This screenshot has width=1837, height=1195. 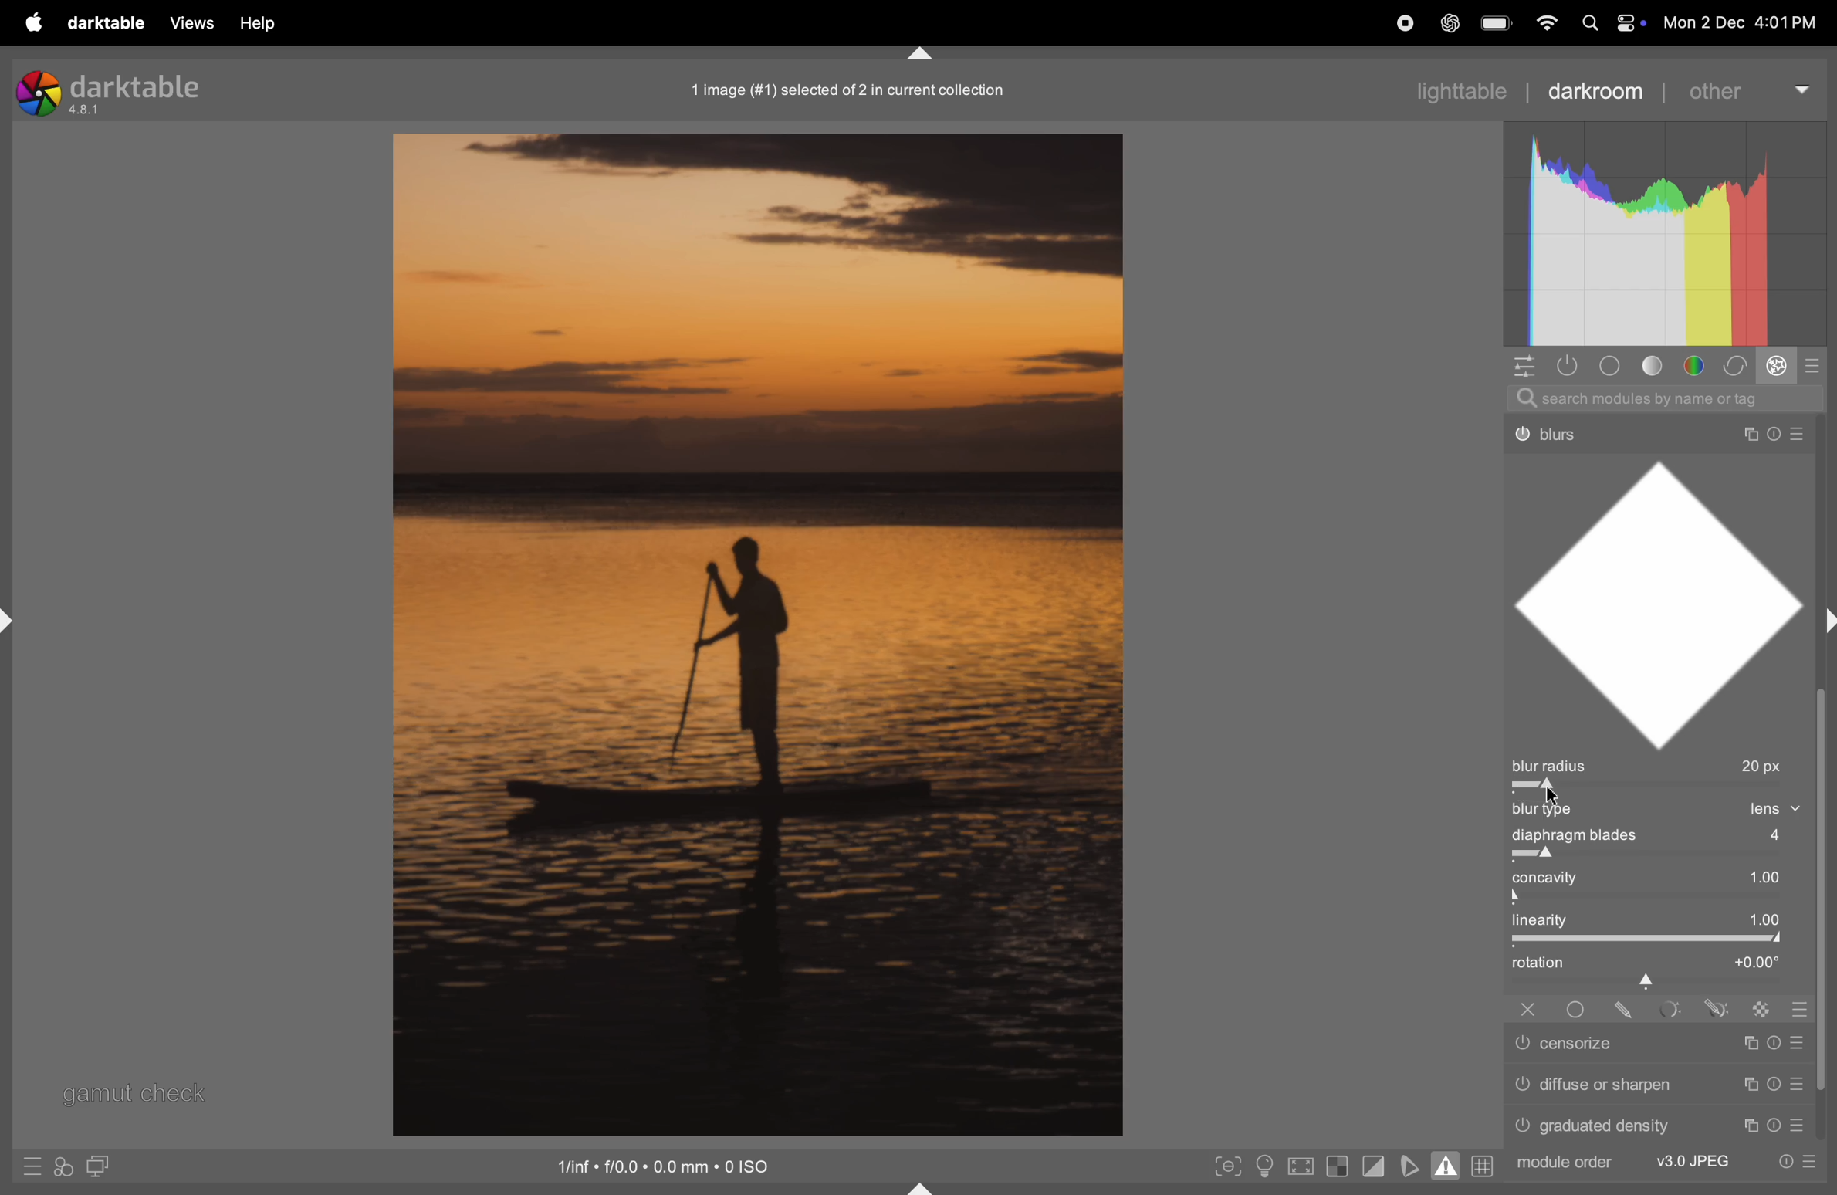 What do you see at coordinates (66, 1166) in the screenshot?
I see `acces to filters` at bounding box center [66, 1166].